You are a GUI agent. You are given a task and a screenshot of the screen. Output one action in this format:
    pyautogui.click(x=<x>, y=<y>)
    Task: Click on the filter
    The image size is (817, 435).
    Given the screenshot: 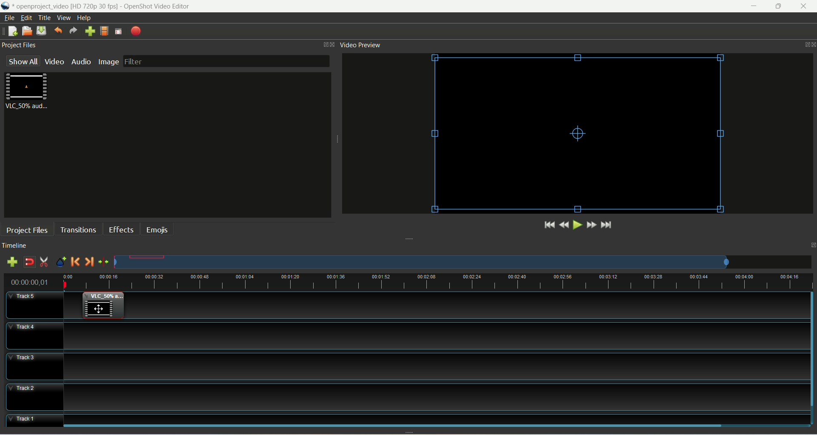 What is the action you would take?
    pyautogui.click(x=226, y=62)
    